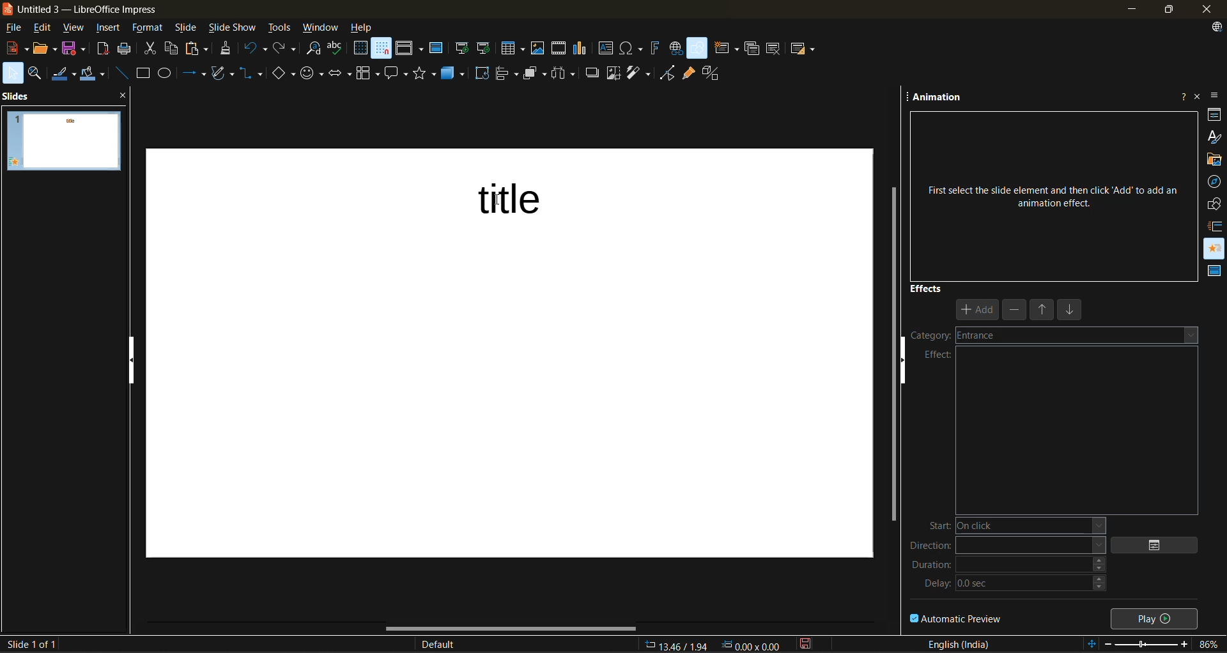 This screenshot has height=653, width=1227. Describe the element at coordinates (1157, 617) in the screenshot. I see `play` at that location.